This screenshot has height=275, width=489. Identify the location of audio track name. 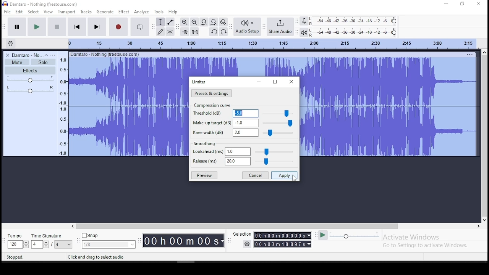
(25, 55).